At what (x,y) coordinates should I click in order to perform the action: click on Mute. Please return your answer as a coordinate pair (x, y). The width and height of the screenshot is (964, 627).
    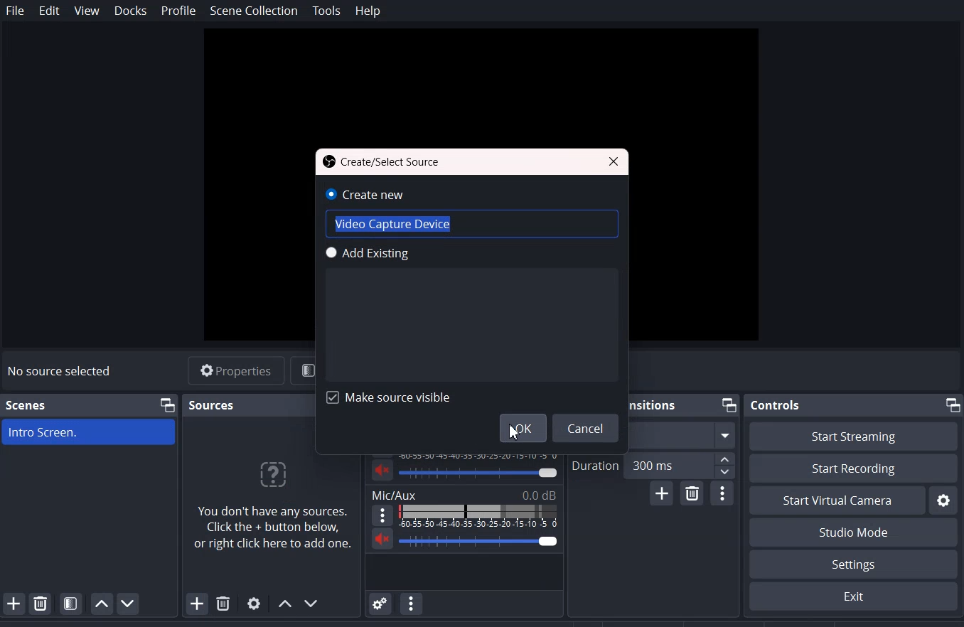
    Looking at the image, I should click on (381, 470).